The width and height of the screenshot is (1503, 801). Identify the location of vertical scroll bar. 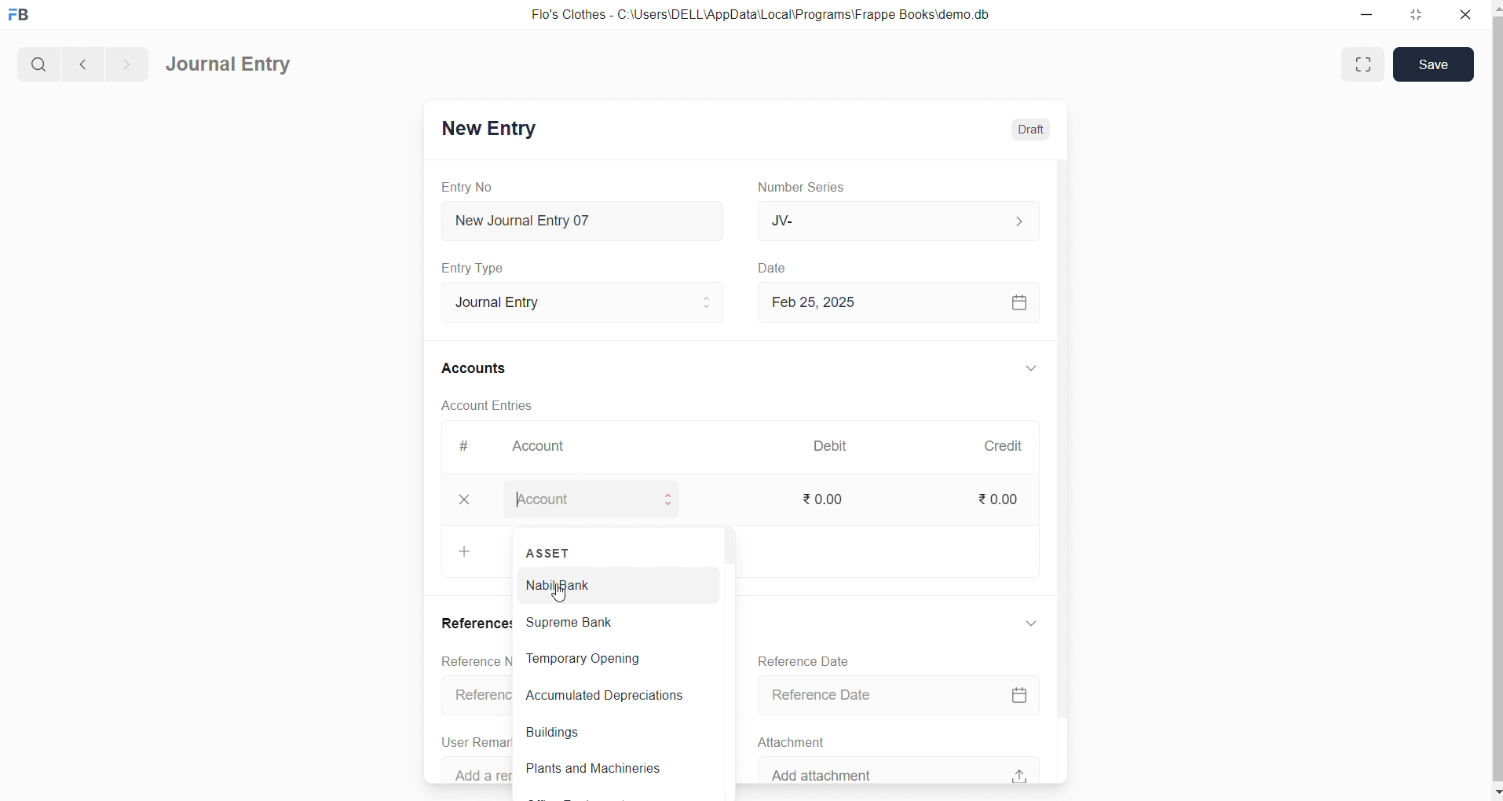
(1070, 469).